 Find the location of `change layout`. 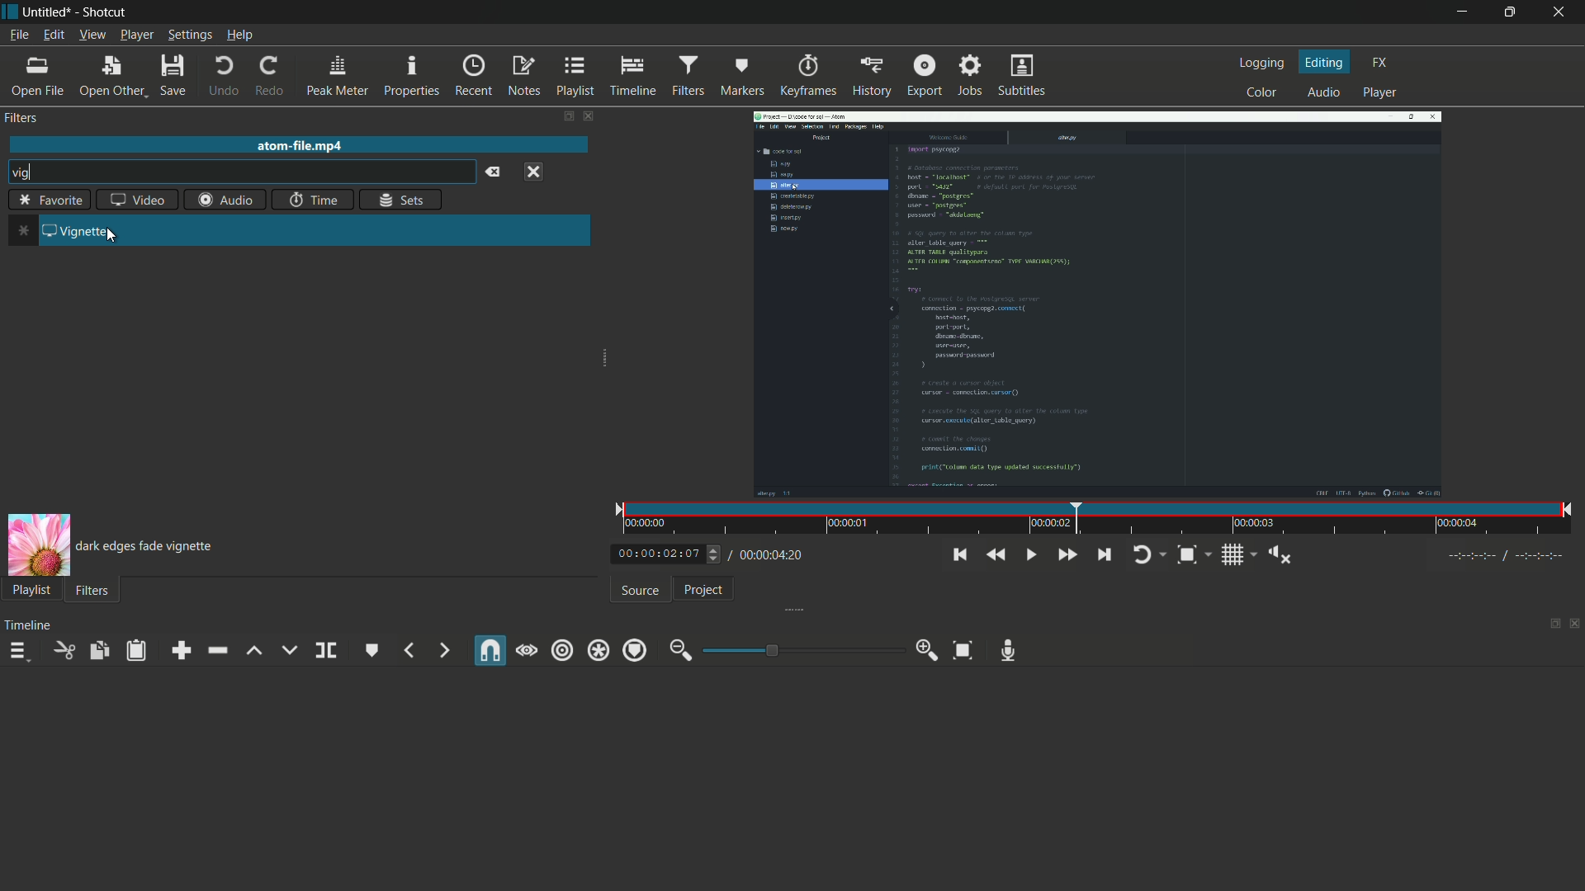

change layout is located at coordinates (567, 117).